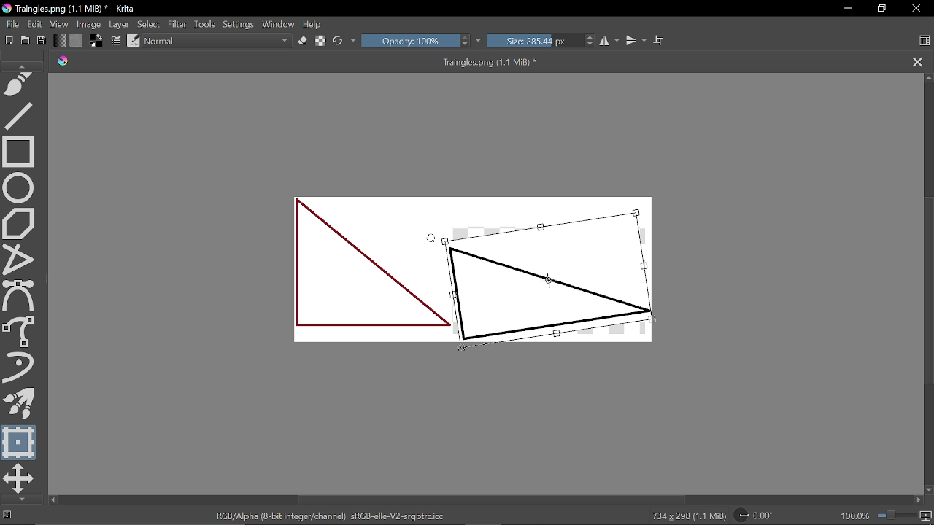 The width and height of the screenshot is (934, 525). Describe the element at coordinates (919, 9) in the screenshot. I see `Close` at that location.